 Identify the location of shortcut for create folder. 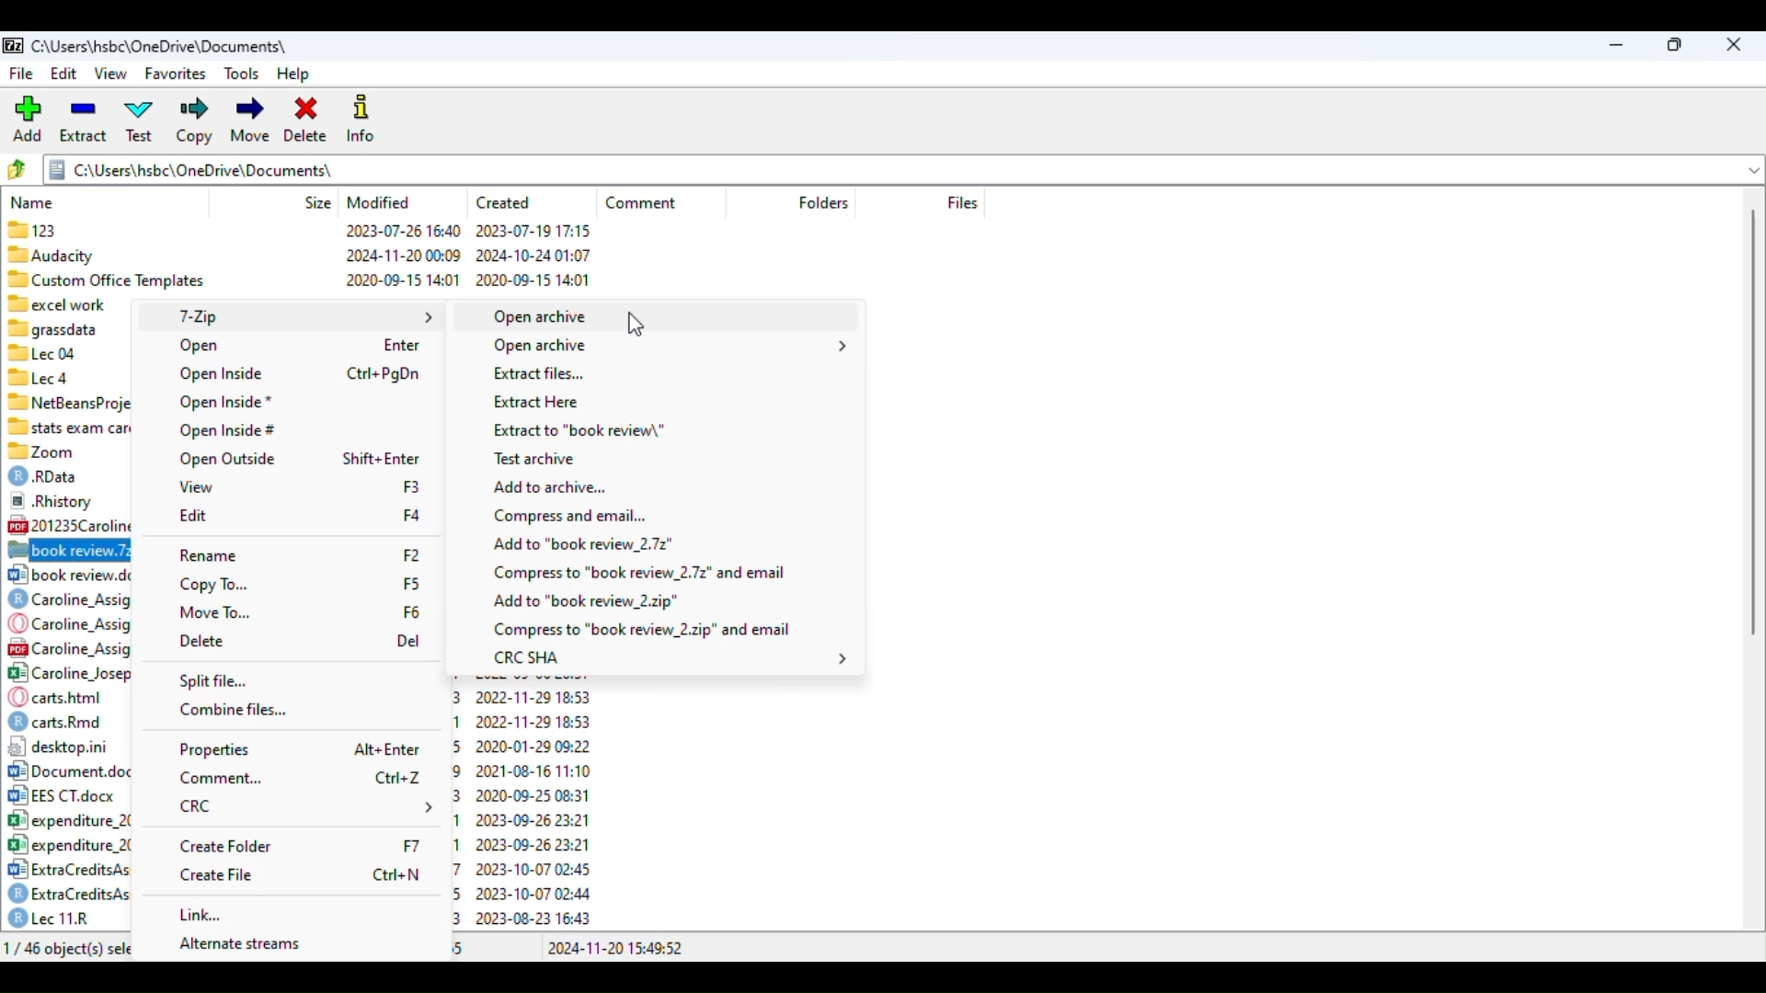
(410, 846).